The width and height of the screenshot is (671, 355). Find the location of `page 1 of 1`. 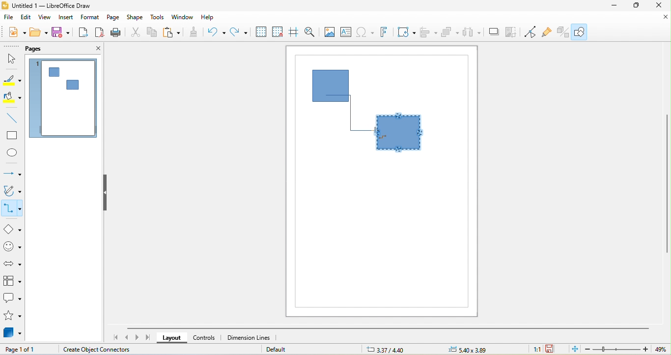

page 1 of 1 is located at coordinates (27, 349).